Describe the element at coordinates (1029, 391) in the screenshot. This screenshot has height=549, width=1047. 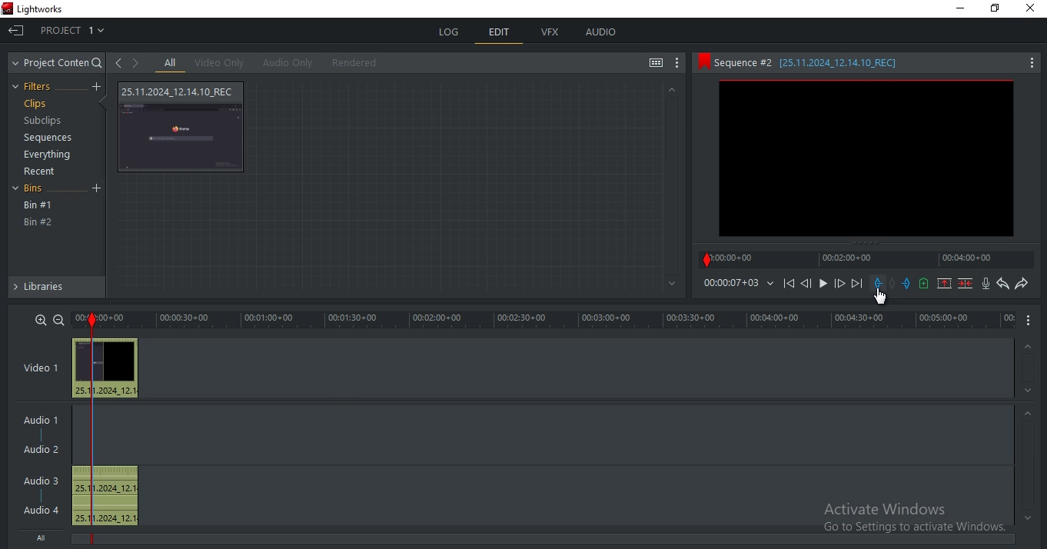
I see `Down` at that location.